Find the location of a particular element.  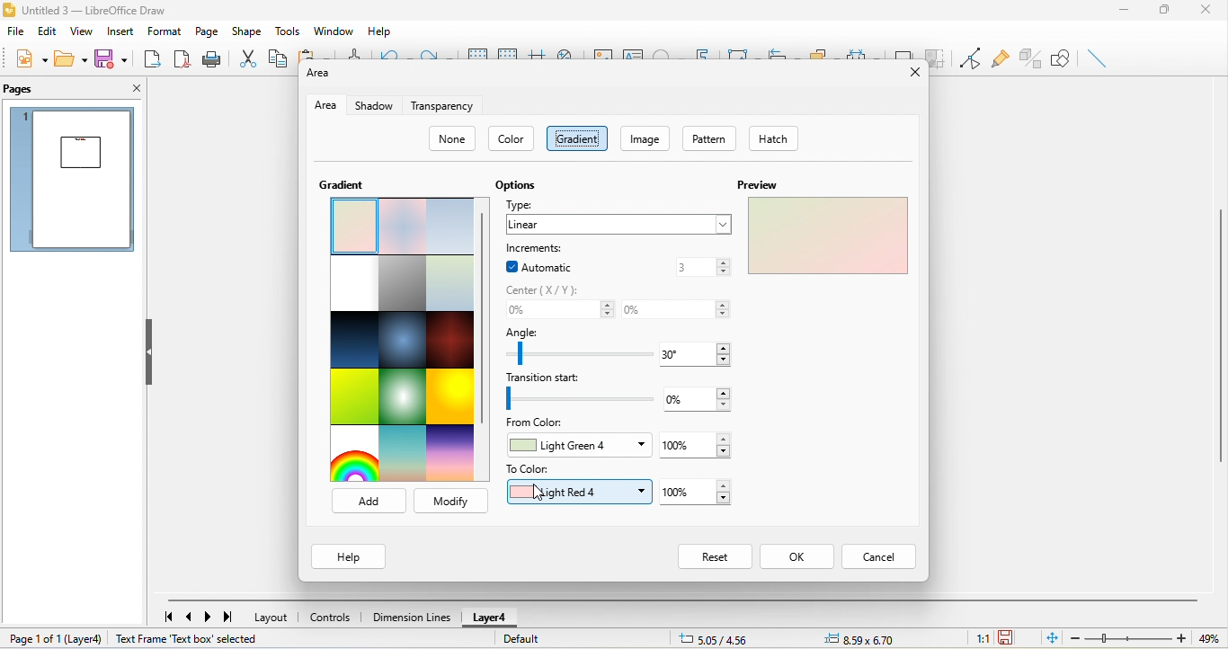

shadow is located at coordinates (904, 49).